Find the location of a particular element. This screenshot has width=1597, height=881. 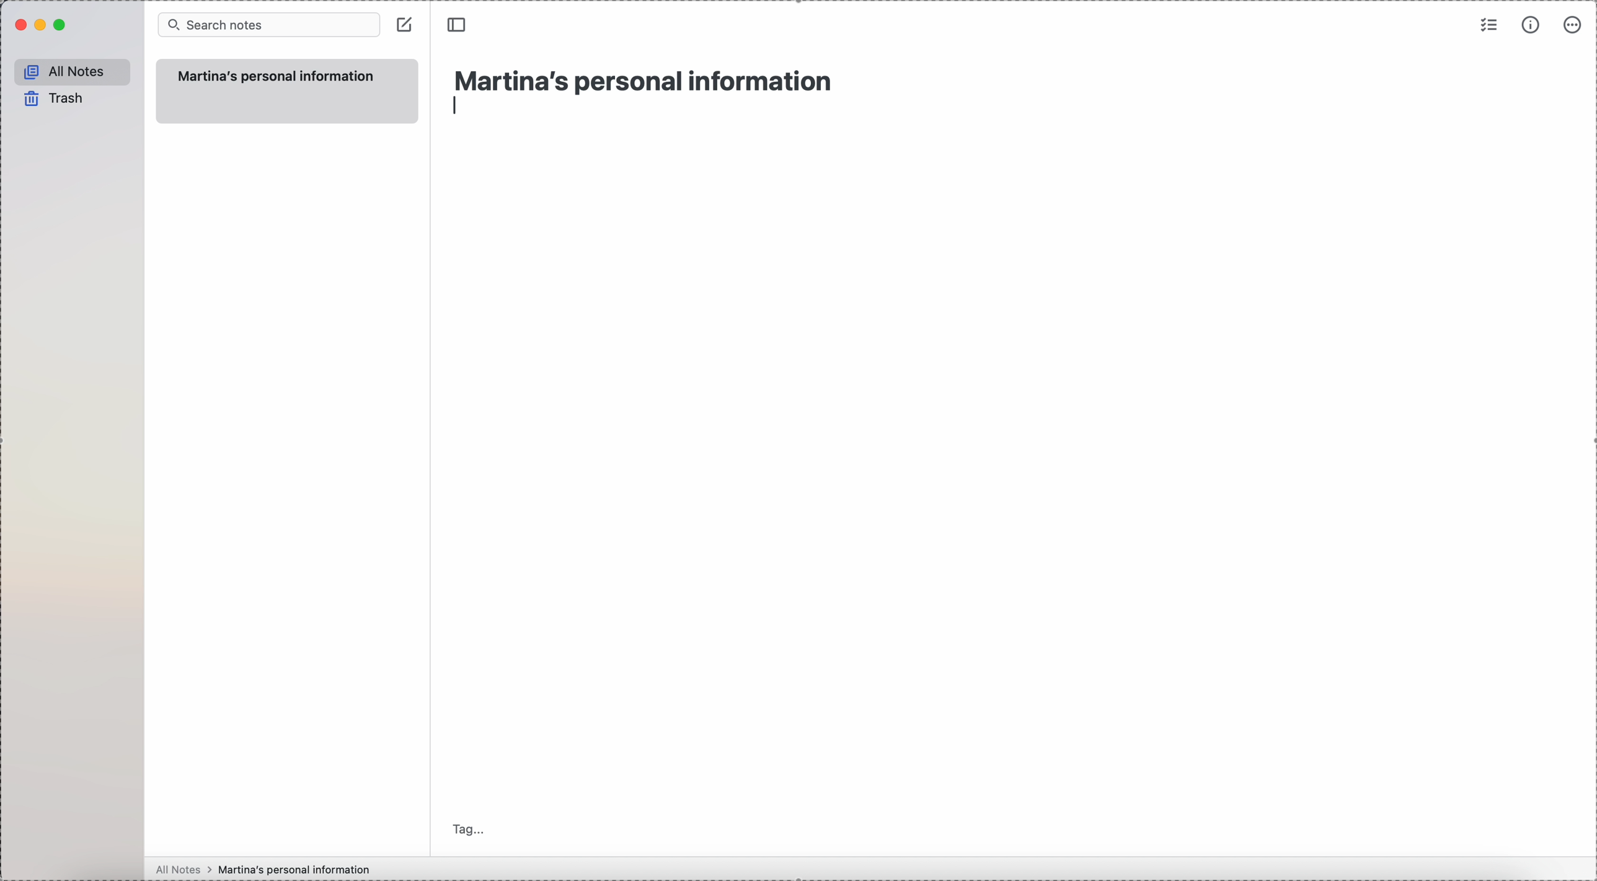

enter/line type is located at coordinates (455, 107).